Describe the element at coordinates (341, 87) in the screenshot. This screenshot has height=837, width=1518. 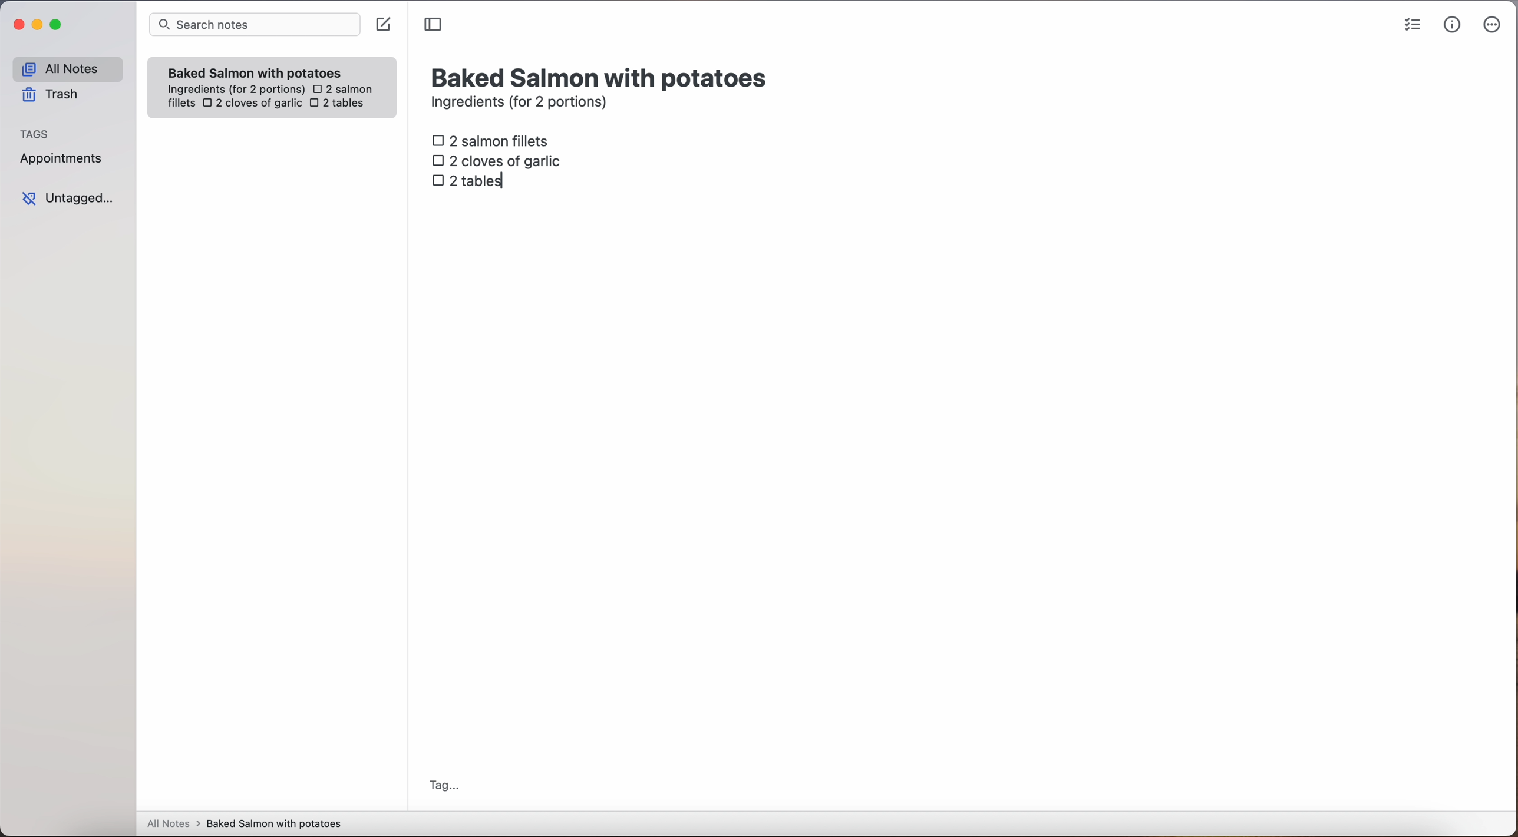
I see `2 salmon` at that location.